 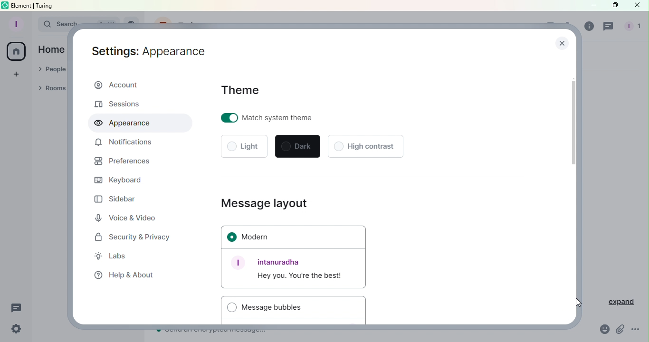 What do you see at coordinates (365, 145) in the screenshot?
I see `High contrast` at bounding box center [365, 145].